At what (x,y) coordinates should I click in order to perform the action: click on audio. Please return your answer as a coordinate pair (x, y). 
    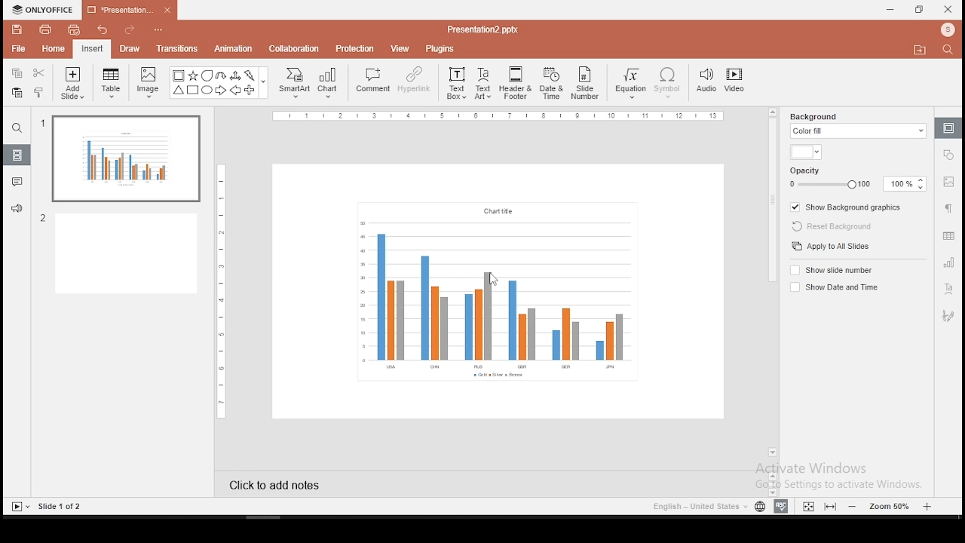
    Looking at the image, I should click on (706, 81).